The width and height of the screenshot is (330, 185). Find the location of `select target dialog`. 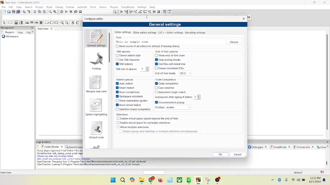

select target dialog is located at coordinates (115, 12).